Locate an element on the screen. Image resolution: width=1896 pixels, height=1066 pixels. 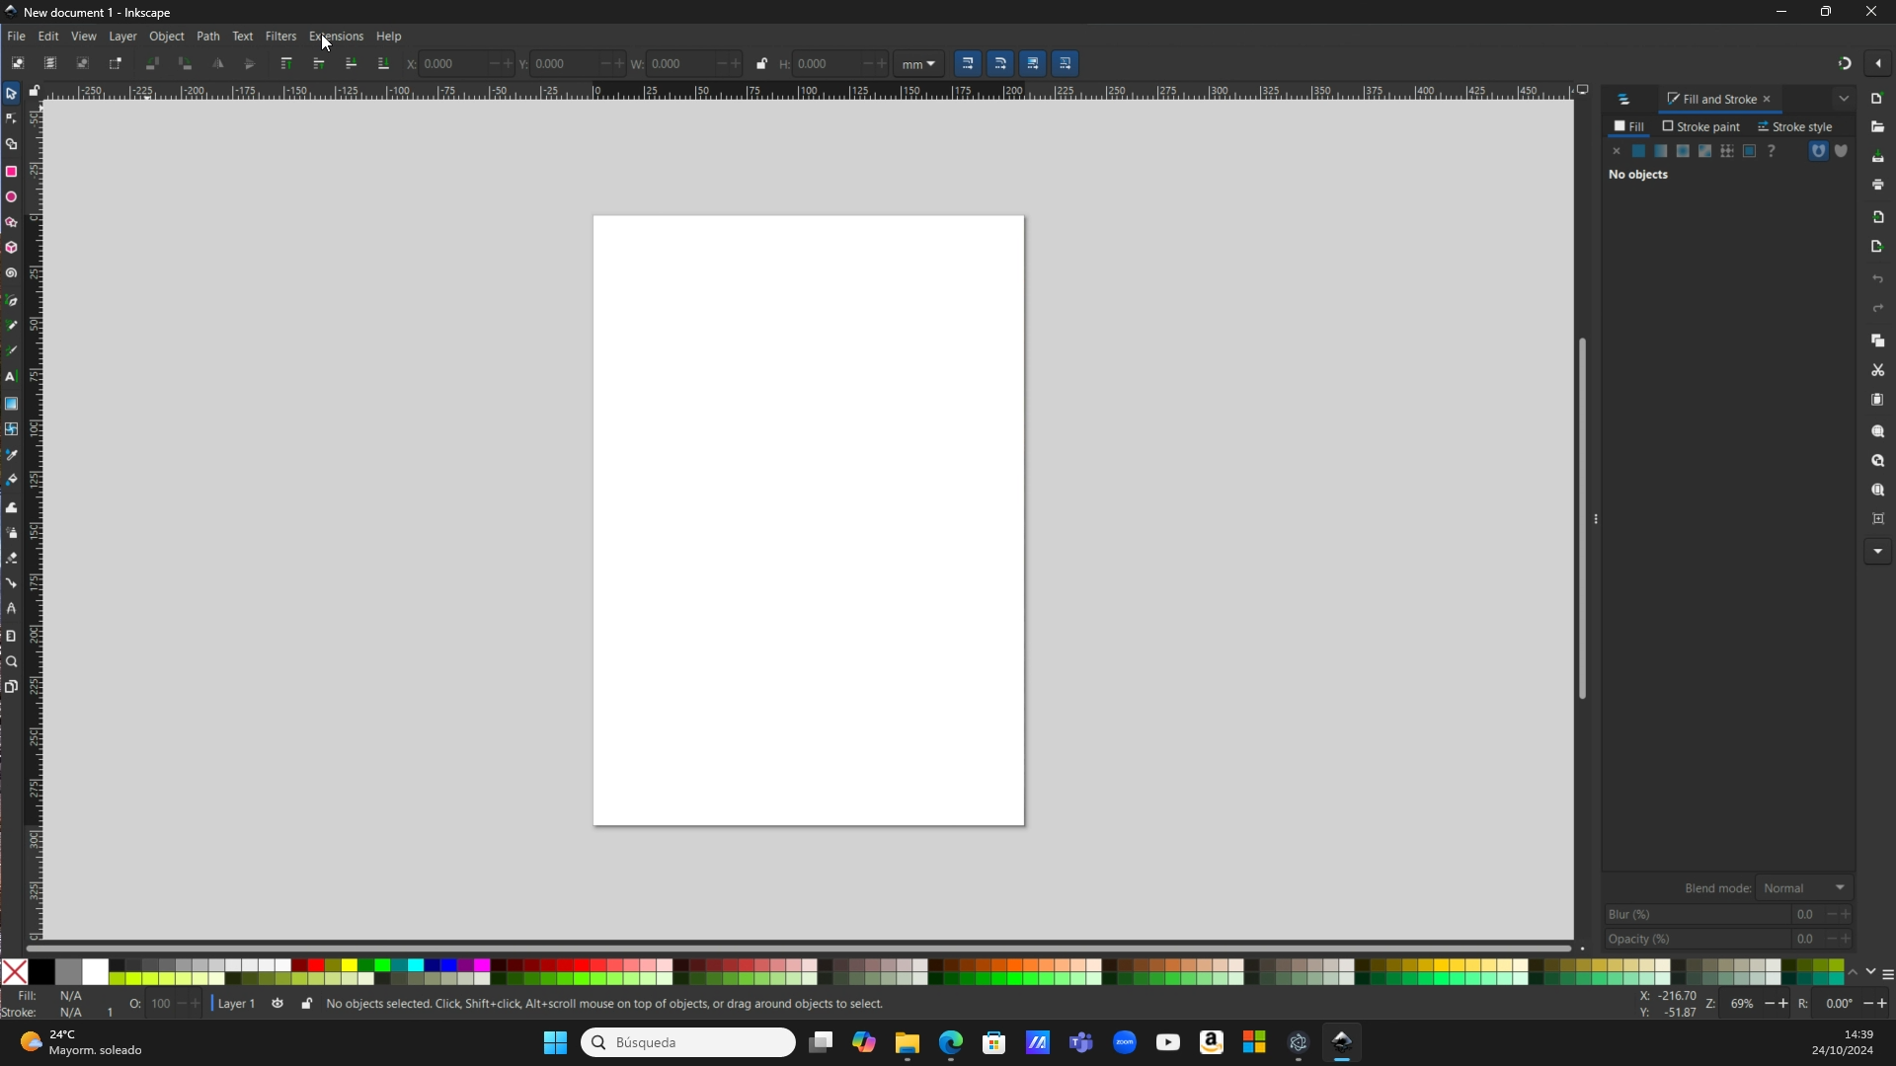
 is located at coordinates (87, 39).